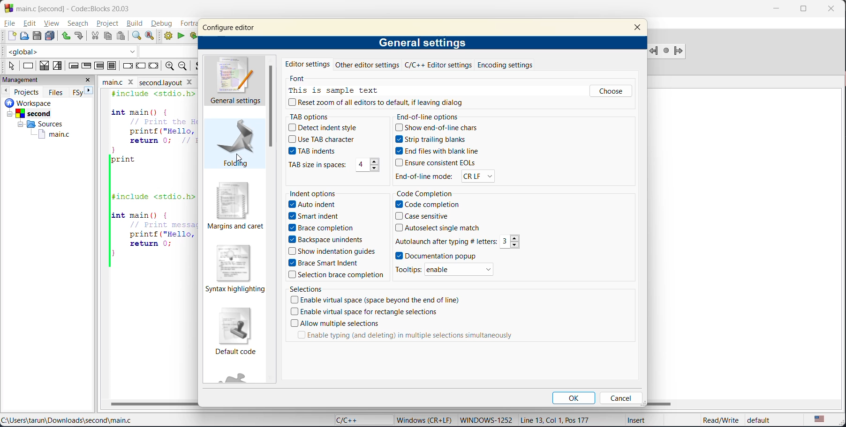 The image size is (846, 427). What do you see at coordinates (368, 66) in the screenshot?
I see `other editor settings` at bounding box center [368, 66].